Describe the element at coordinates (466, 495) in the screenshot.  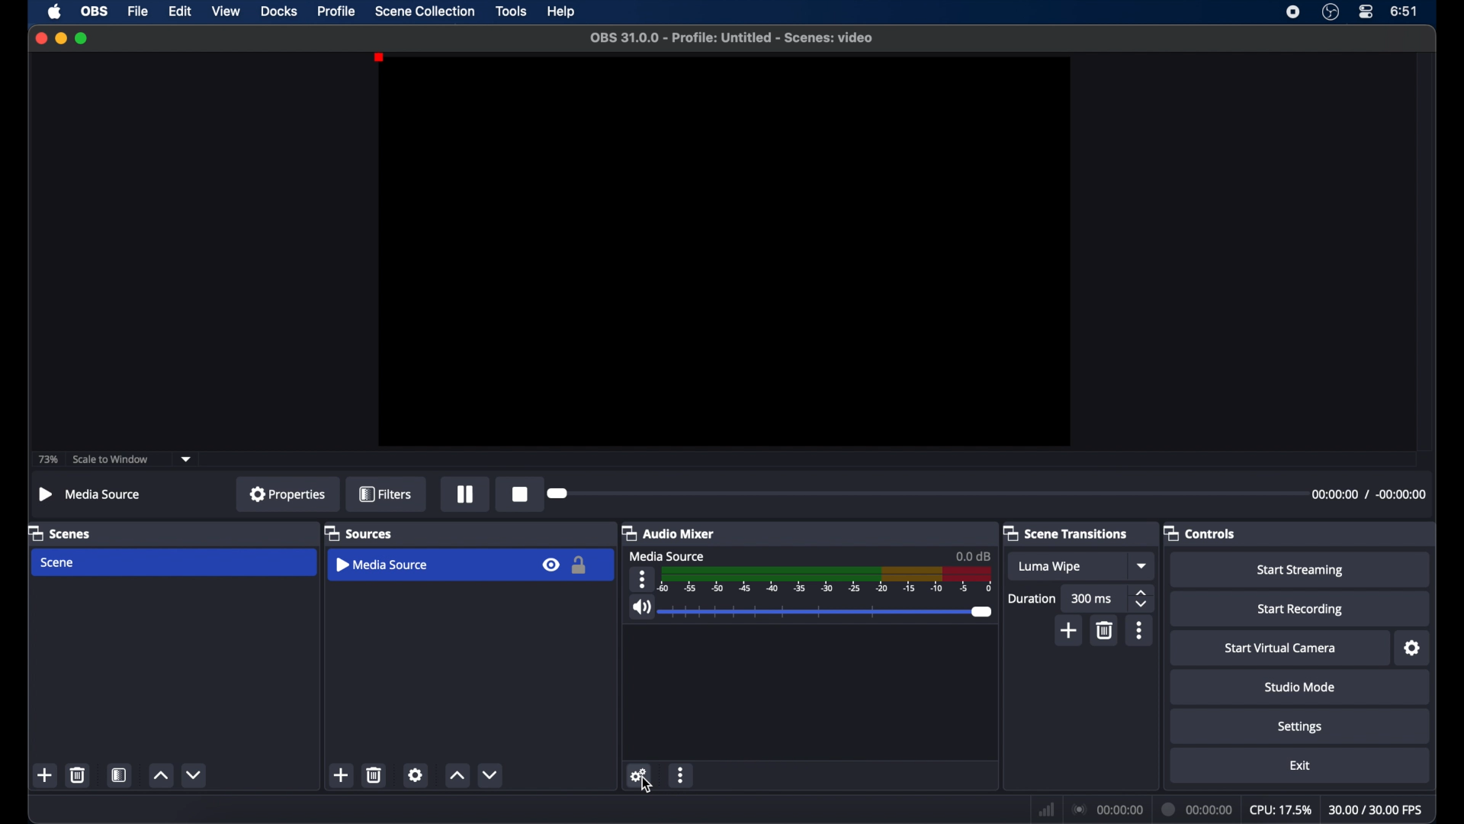
I see `pause` at that location.